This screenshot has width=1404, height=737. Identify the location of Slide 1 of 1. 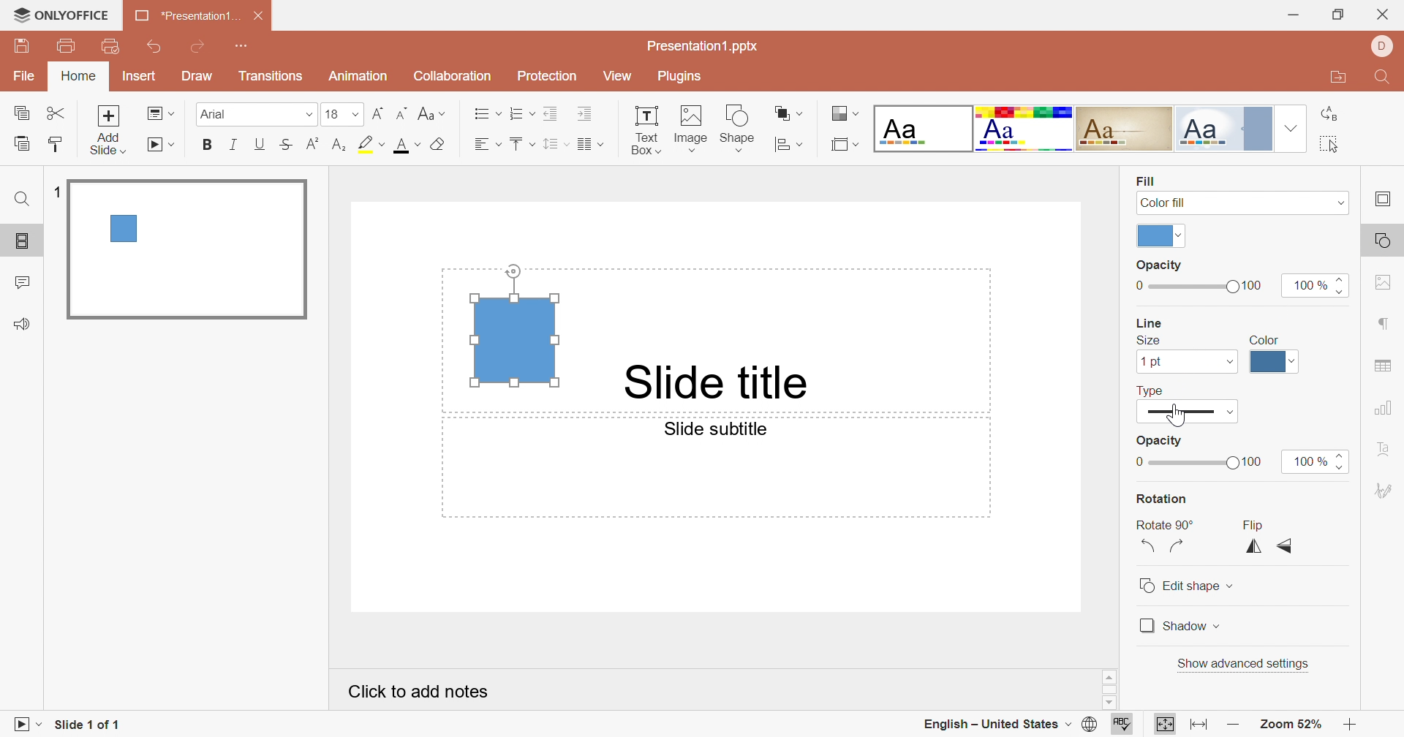
(90, 725).